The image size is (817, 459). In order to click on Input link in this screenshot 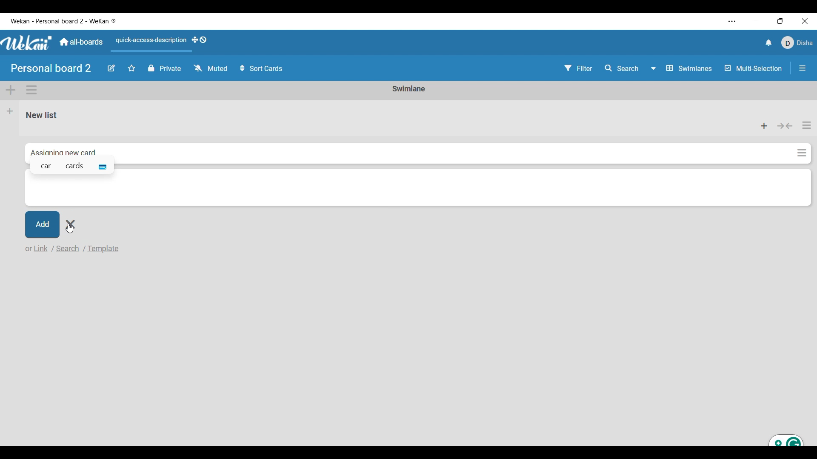, I will do `click(42, 248)`.